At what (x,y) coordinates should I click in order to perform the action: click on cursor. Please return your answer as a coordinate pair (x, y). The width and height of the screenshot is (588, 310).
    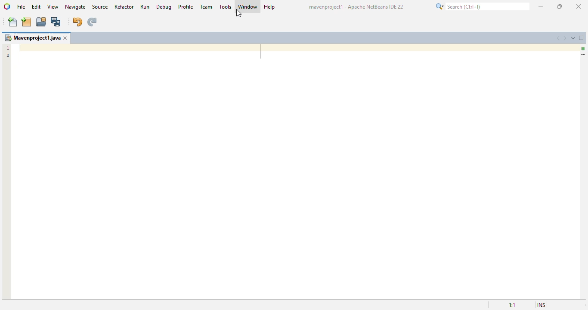
    Looking at the image, I should click on (238, 13).